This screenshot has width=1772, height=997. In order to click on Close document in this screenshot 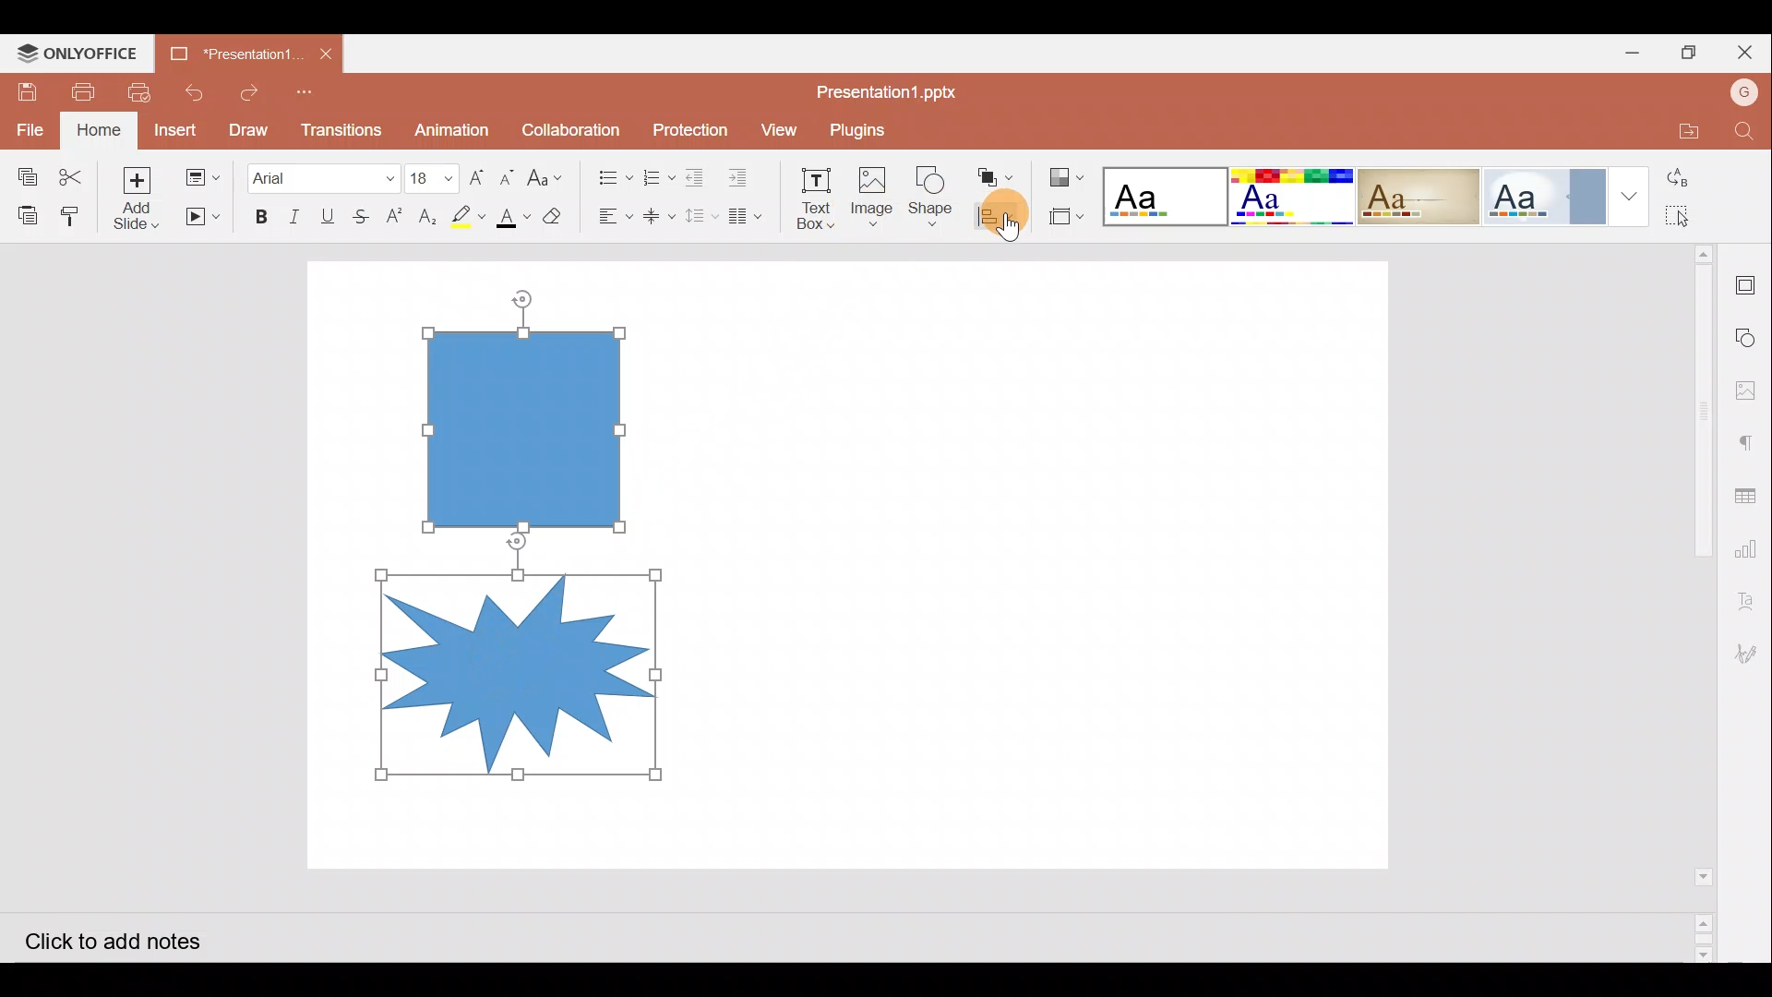, I will do `click(327, 53)`.